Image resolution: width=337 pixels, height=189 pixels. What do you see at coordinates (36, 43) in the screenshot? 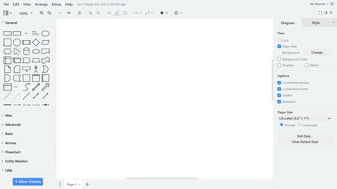
I see `diamond` at bounding box center [36, 43].